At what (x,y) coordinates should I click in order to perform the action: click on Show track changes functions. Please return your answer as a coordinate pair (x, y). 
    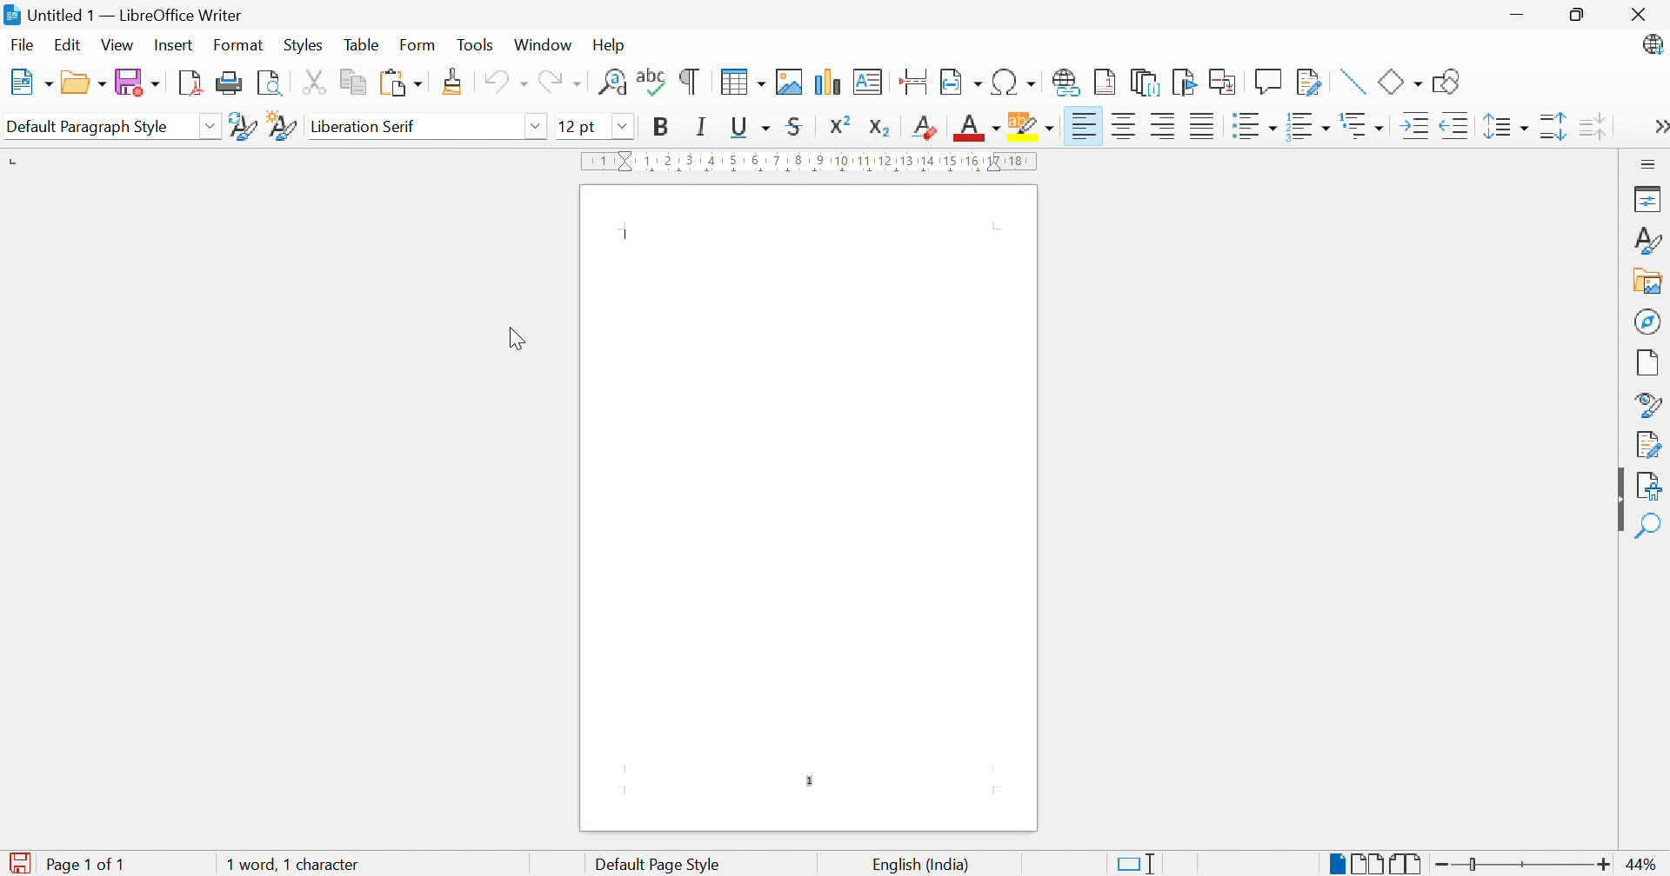
    Looking at the image, I should click on (1309, 81).